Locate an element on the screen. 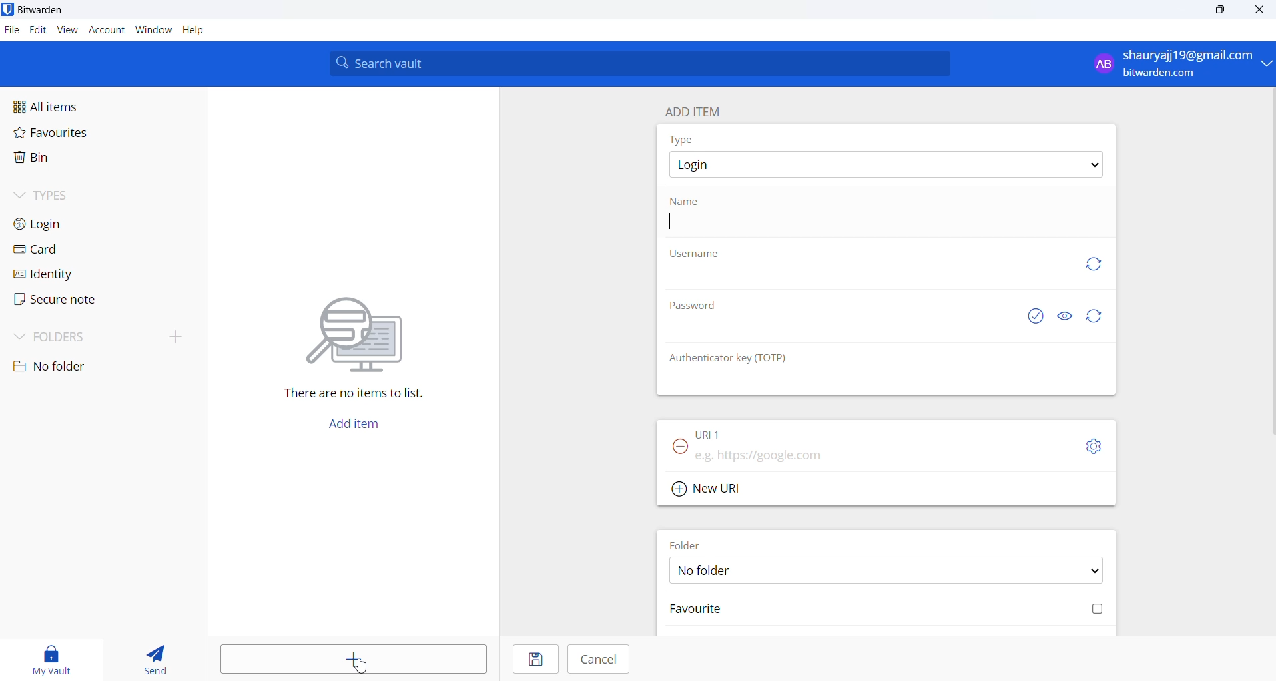  Folders is located at coordinates (68, 334).